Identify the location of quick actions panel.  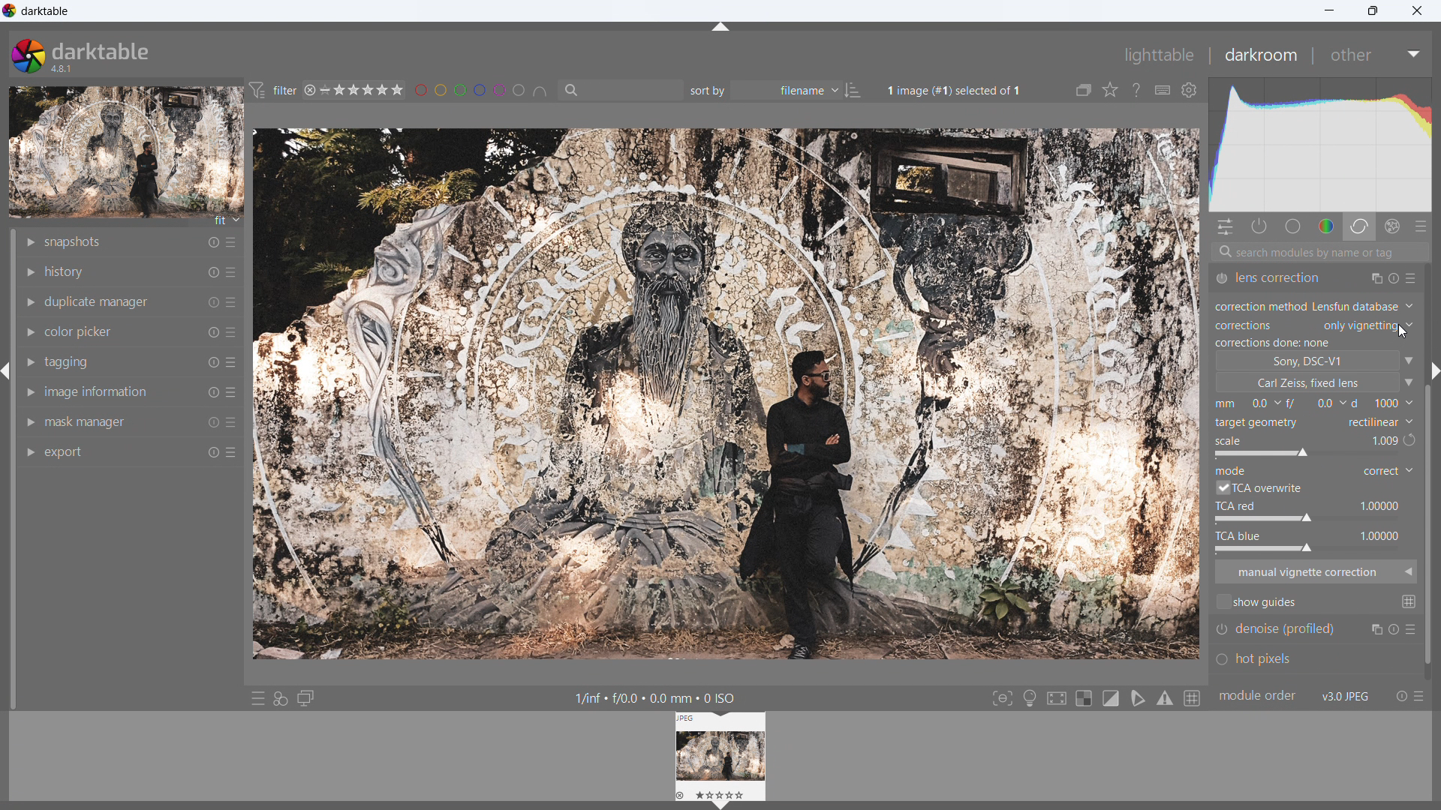
(1222, 227).